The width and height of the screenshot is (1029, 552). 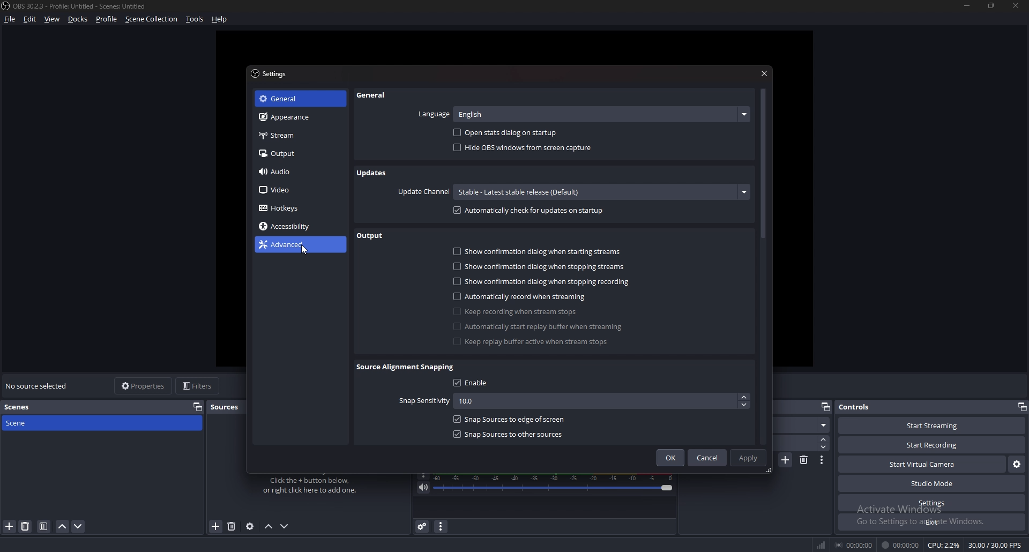 I want to click on move sources up, so click(x=270, y=527).